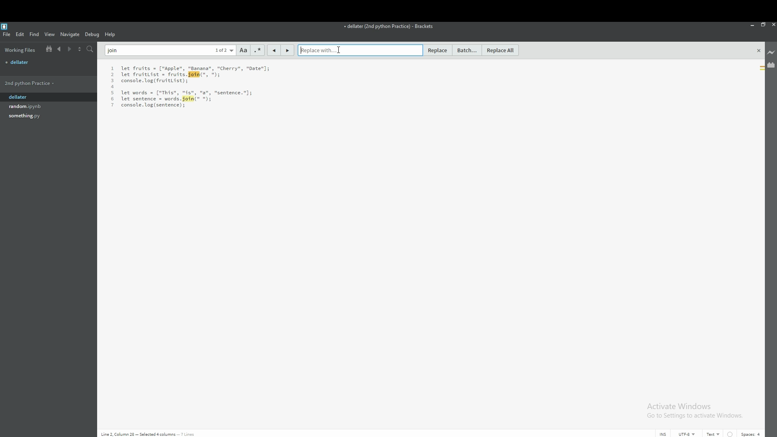  Describe the element at coordinates (6, 26) in the screenshot. I see `bracket` at that location.